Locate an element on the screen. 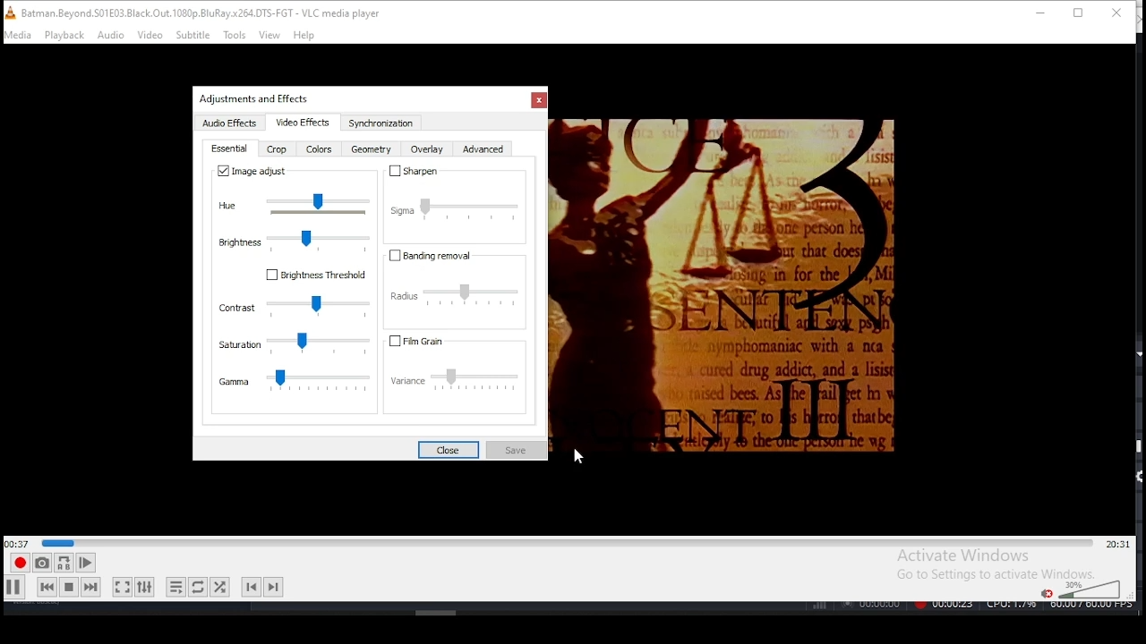  seek bar is located at coordinates (567, 541).